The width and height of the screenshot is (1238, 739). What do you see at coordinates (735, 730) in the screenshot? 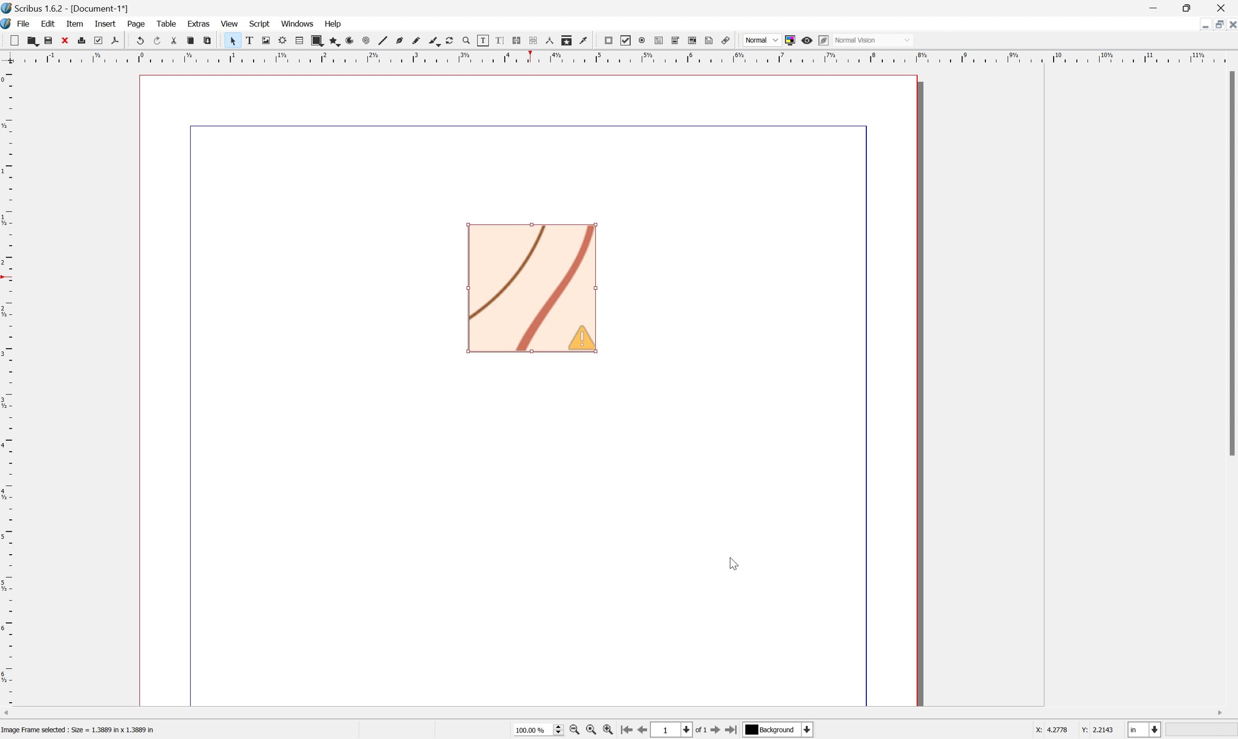
I see `Last Page` at bounding box center [735, 730].